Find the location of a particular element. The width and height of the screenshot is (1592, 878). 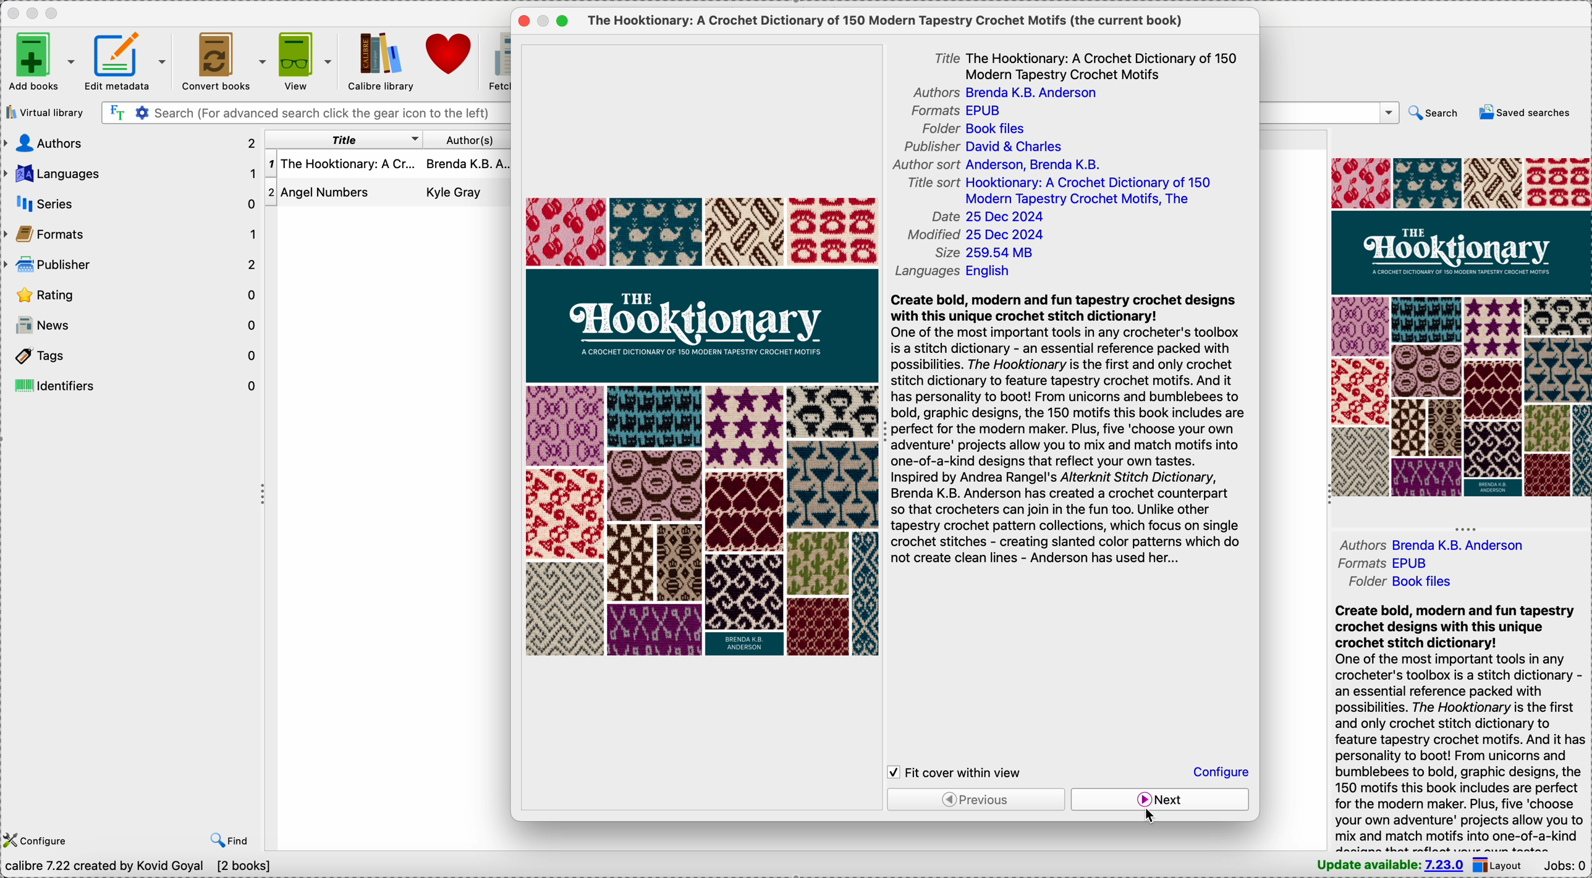

news is located at coordinates (132, 323).